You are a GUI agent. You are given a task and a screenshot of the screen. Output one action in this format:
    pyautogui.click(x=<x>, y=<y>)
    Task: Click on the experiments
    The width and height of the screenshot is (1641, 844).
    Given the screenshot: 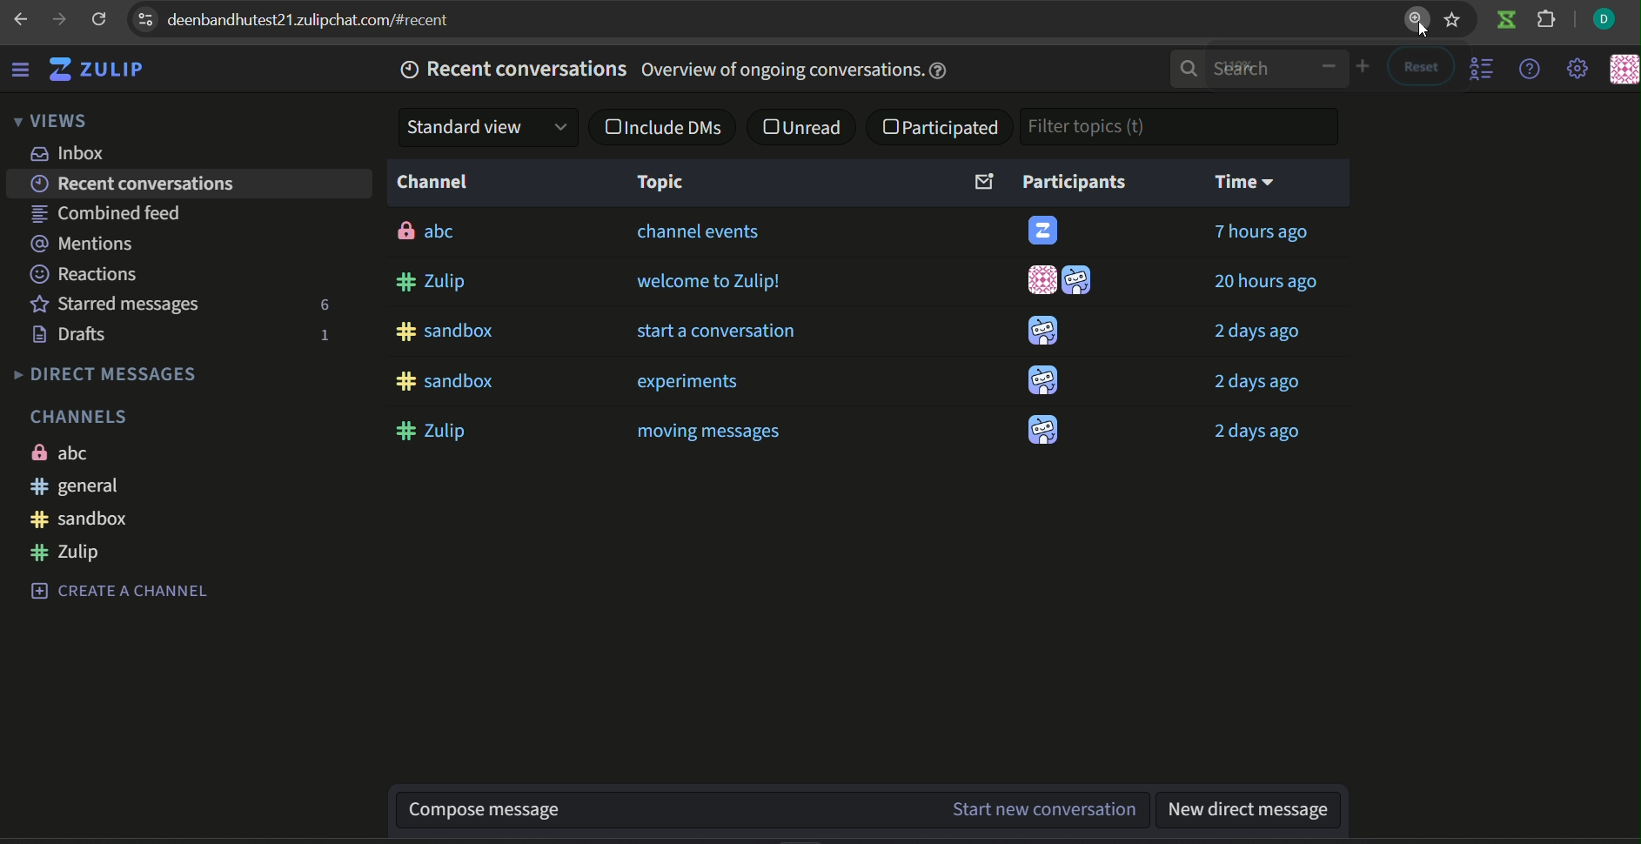 What is the action you would take?
    pyautogui.click(x=698, y=385)
    